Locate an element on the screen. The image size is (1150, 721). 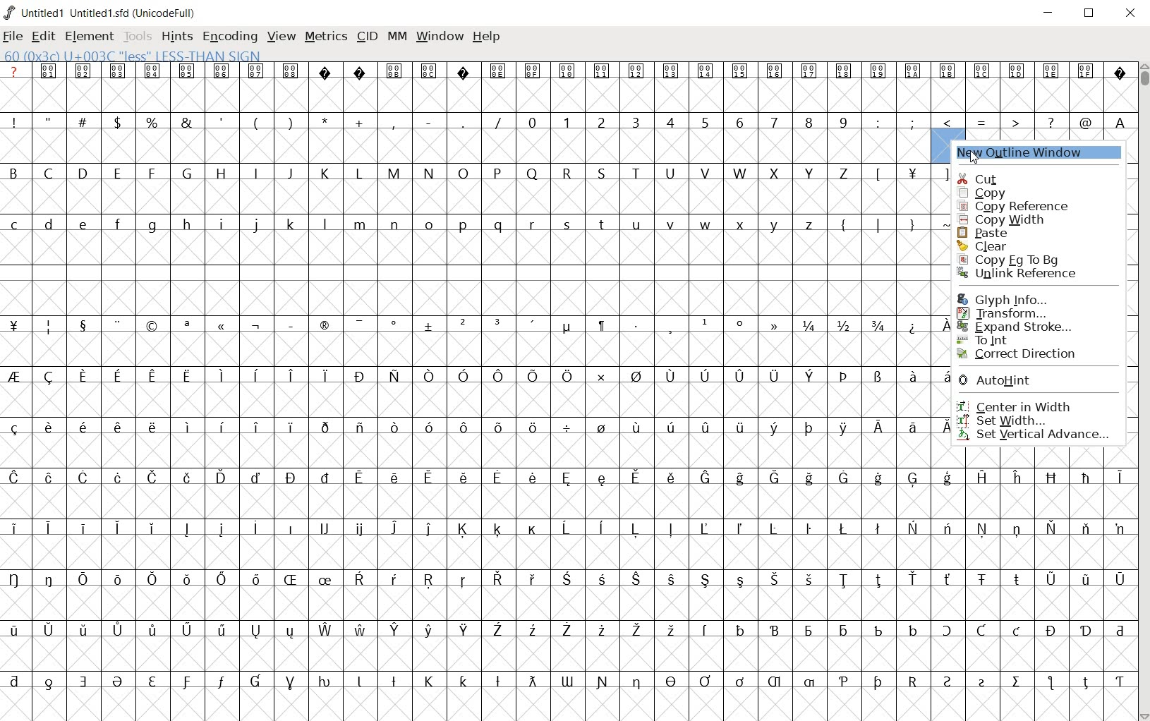
special letters is located at coordinates (477, 375).